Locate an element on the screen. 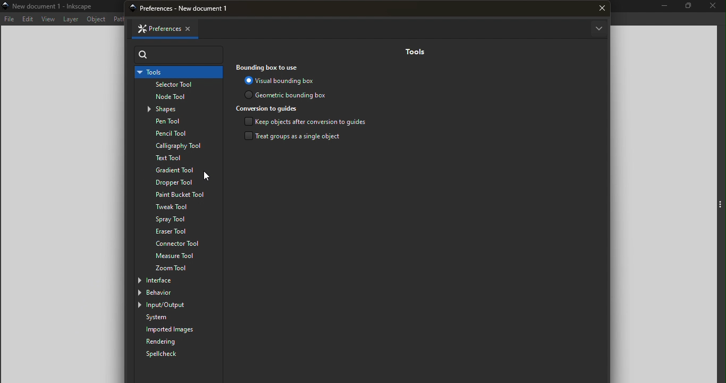 The width and height of the screenshot is (726, 383). Text tool is located at coordinates (175, 158).